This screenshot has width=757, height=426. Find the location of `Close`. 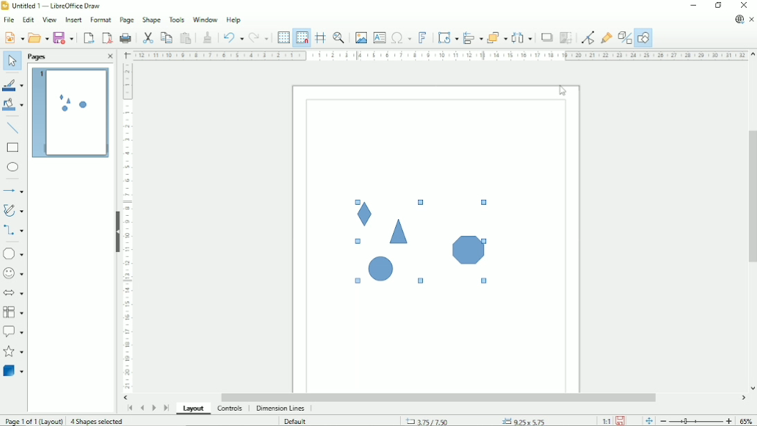

Close is located at coordinates (746, 6).